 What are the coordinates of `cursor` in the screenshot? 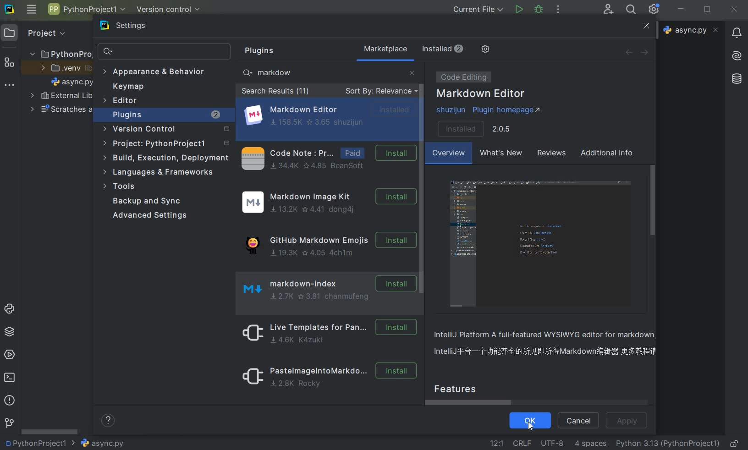 It's located at (531, 426).